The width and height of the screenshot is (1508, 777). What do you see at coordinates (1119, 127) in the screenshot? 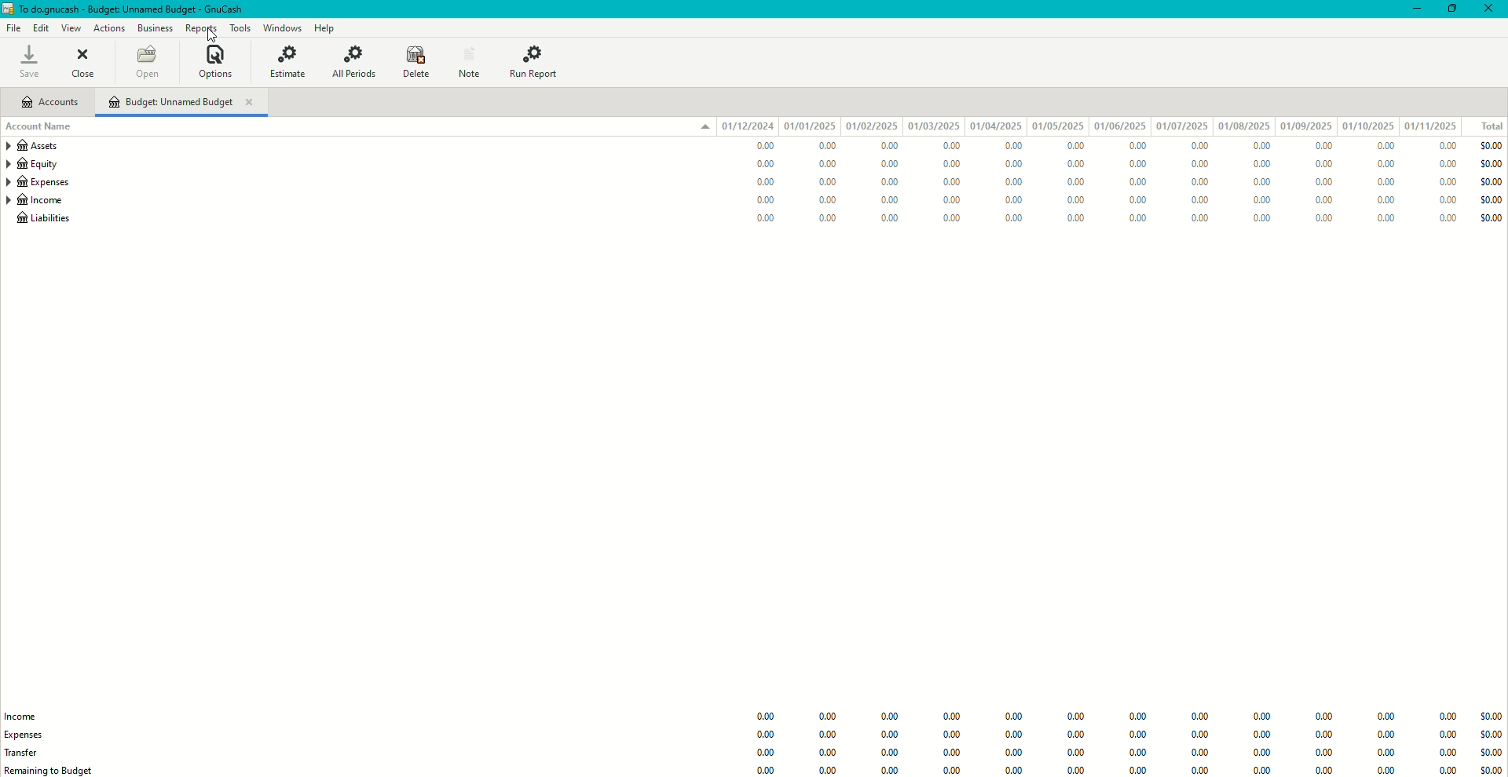
I see `01/06/2025` at bounding box center [1119, 127].